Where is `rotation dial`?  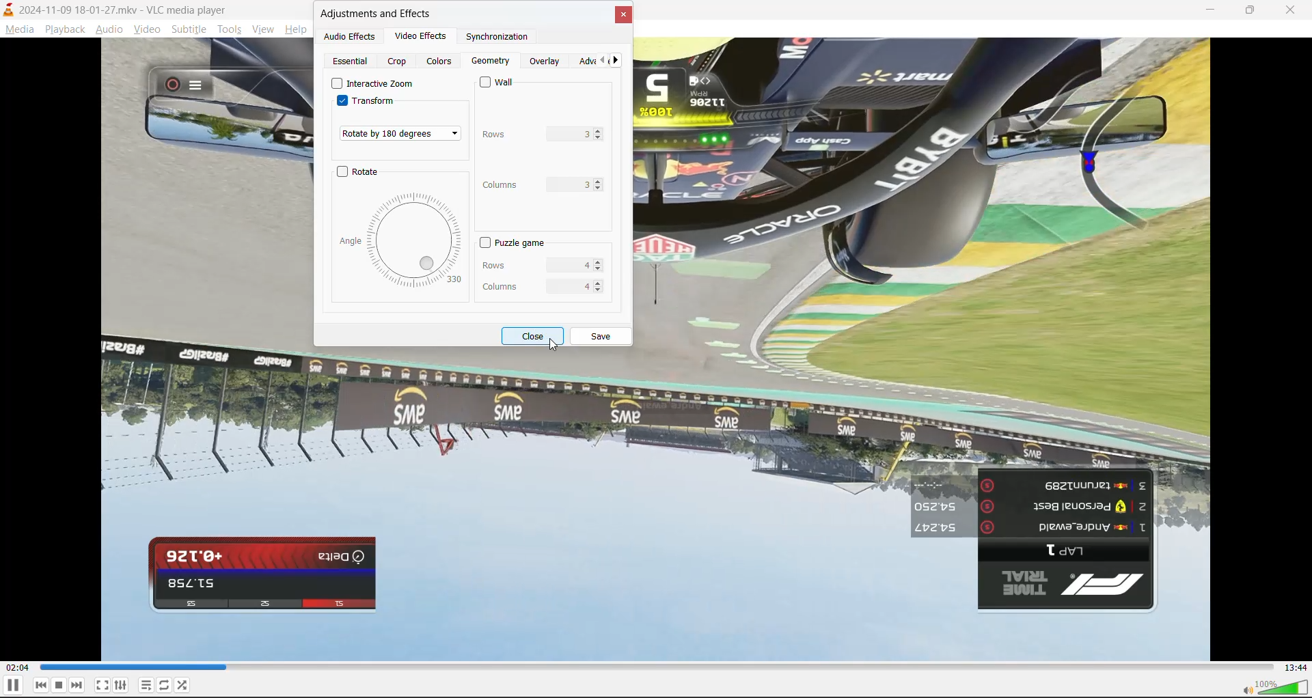 rotation dial is located at coordinates (402, 240).